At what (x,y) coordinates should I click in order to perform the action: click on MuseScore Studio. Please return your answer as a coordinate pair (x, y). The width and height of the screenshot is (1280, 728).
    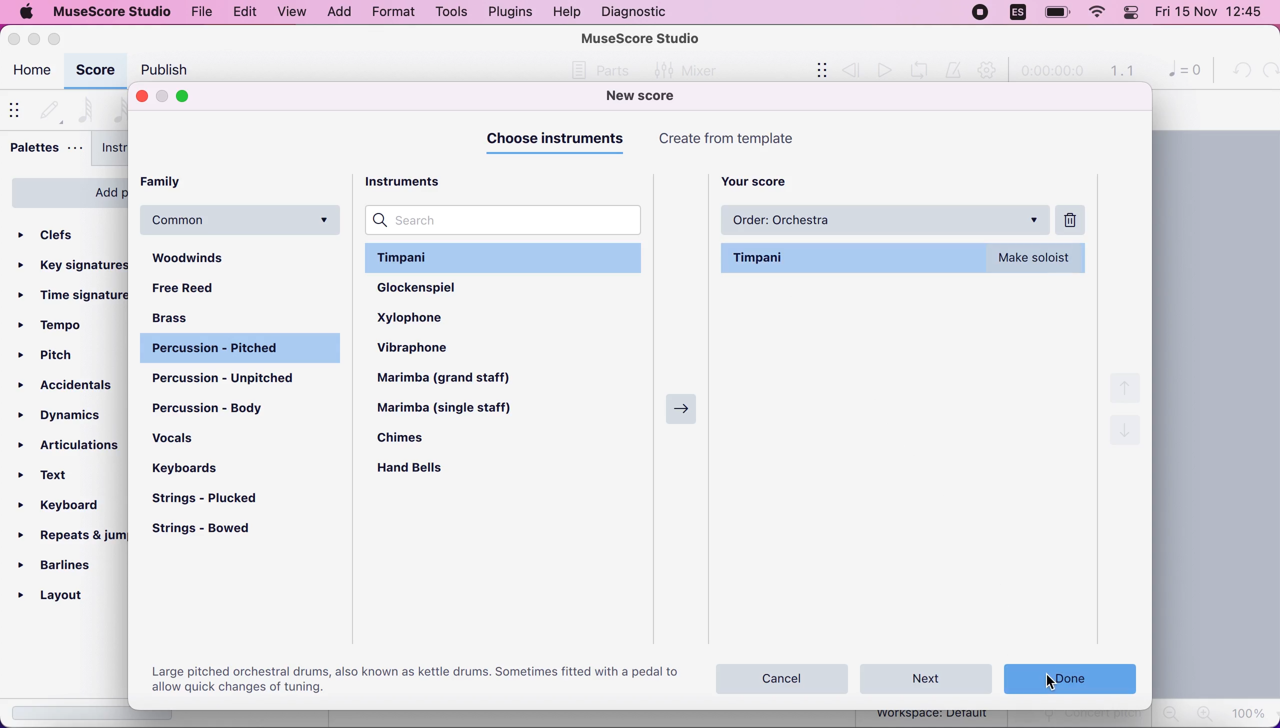
    Looking at the image, I should click on (641, 37).